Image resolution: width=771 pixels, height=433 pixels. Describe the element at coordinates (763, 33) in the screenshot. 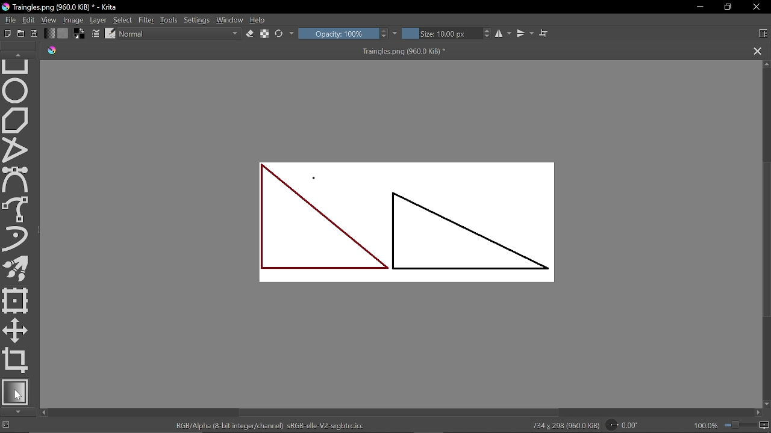

I see `Choose workspace` at that location.